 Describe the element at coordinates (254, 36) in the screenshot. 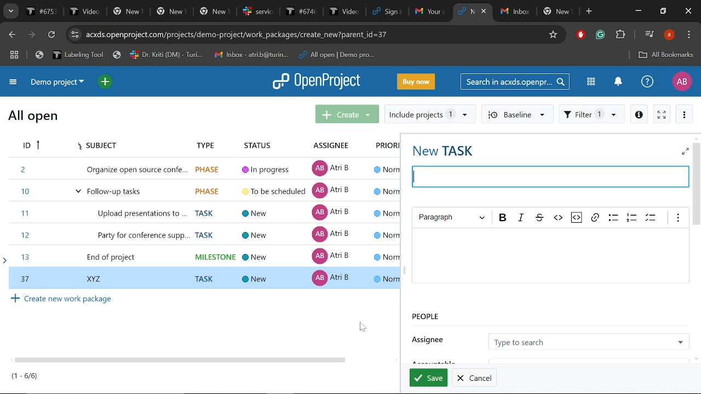

I see `Cite address` at that location.